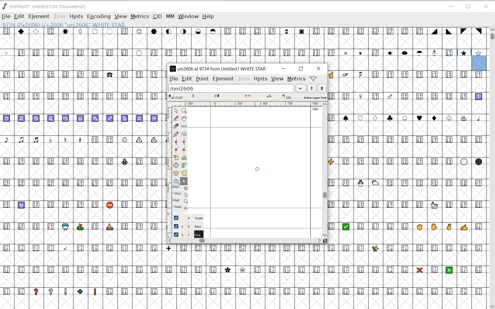 The image size is (495, 309). I want to click on CLOSE, so click(486, 7).